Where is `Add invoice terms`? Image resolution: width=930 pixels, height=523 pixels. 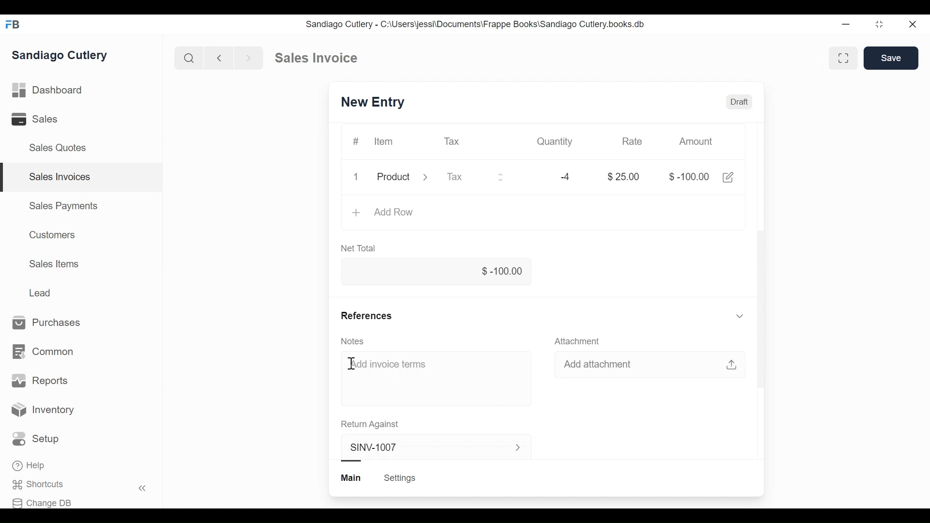
Add invoice terms is located at coordinates (387, 364).